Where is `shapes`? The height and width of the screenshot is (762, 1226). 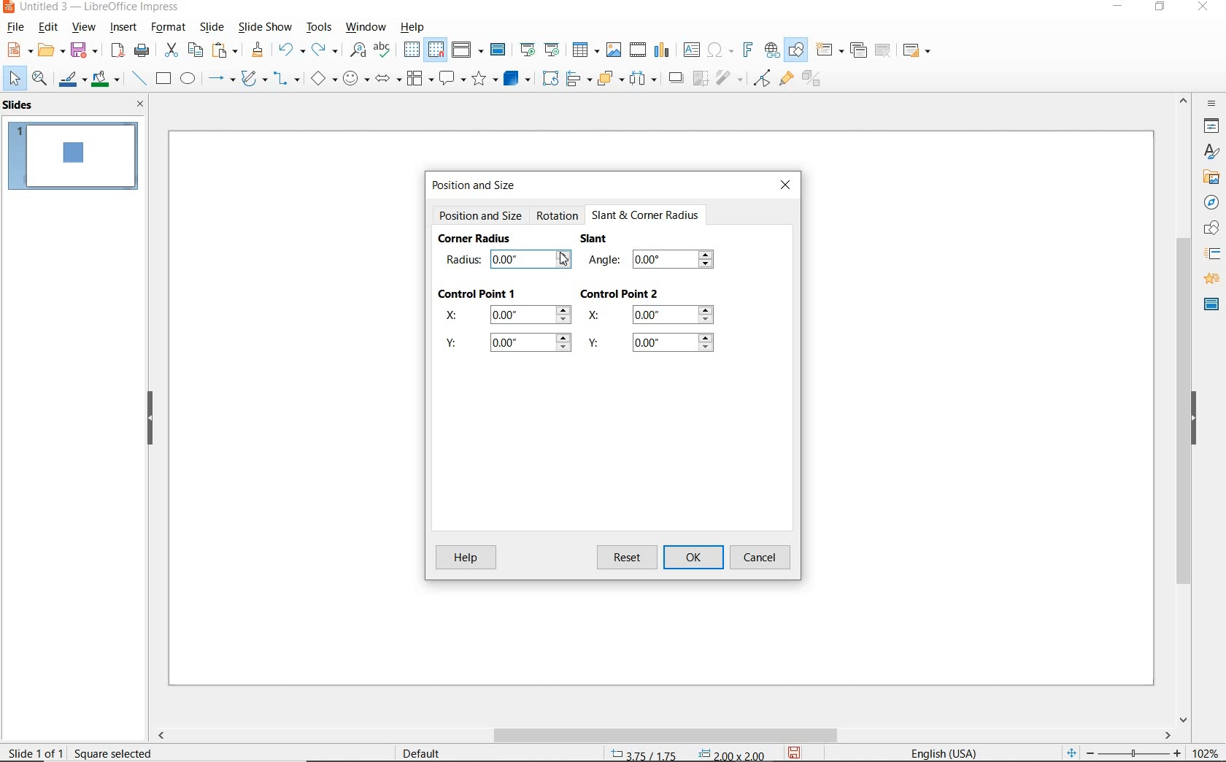 shapes is located at coordinates (1208, 228).